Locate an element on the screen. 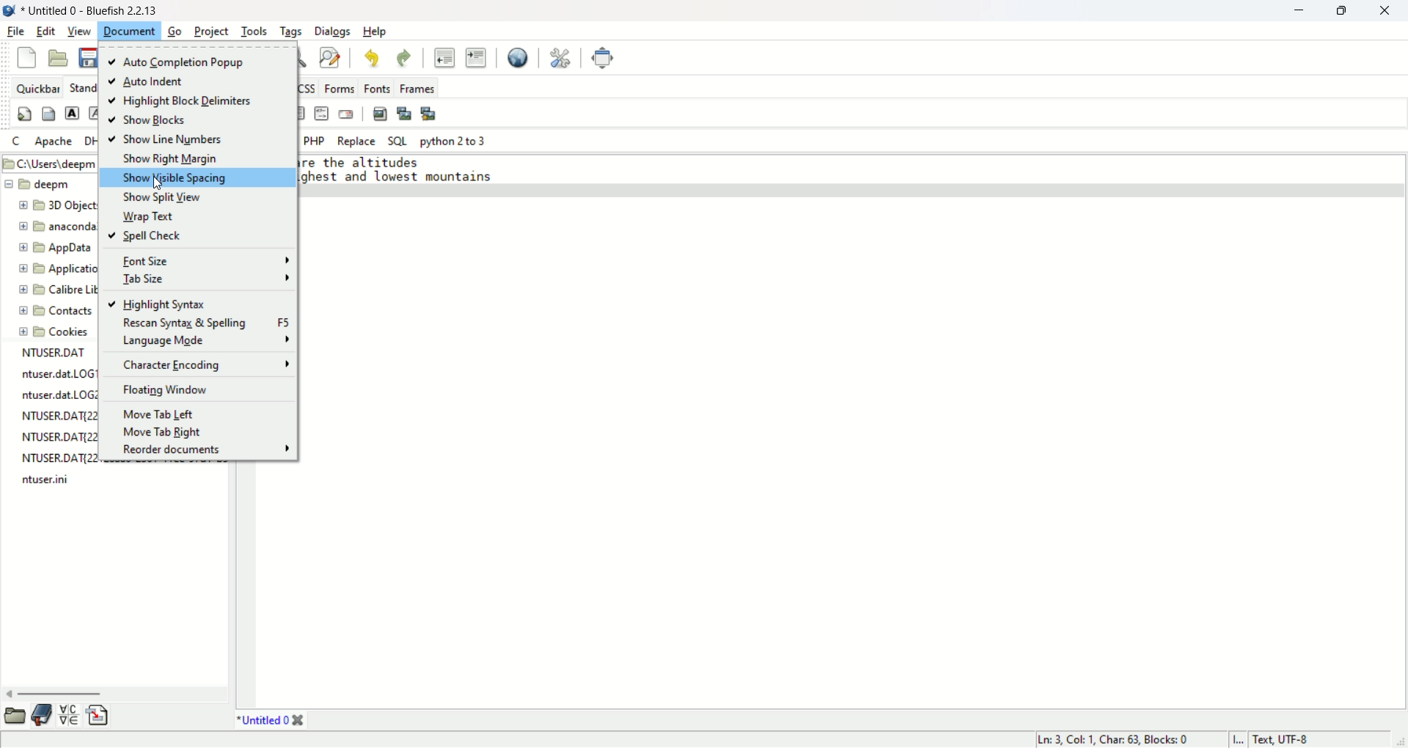  wrap text is located at coordinates (153, 217).